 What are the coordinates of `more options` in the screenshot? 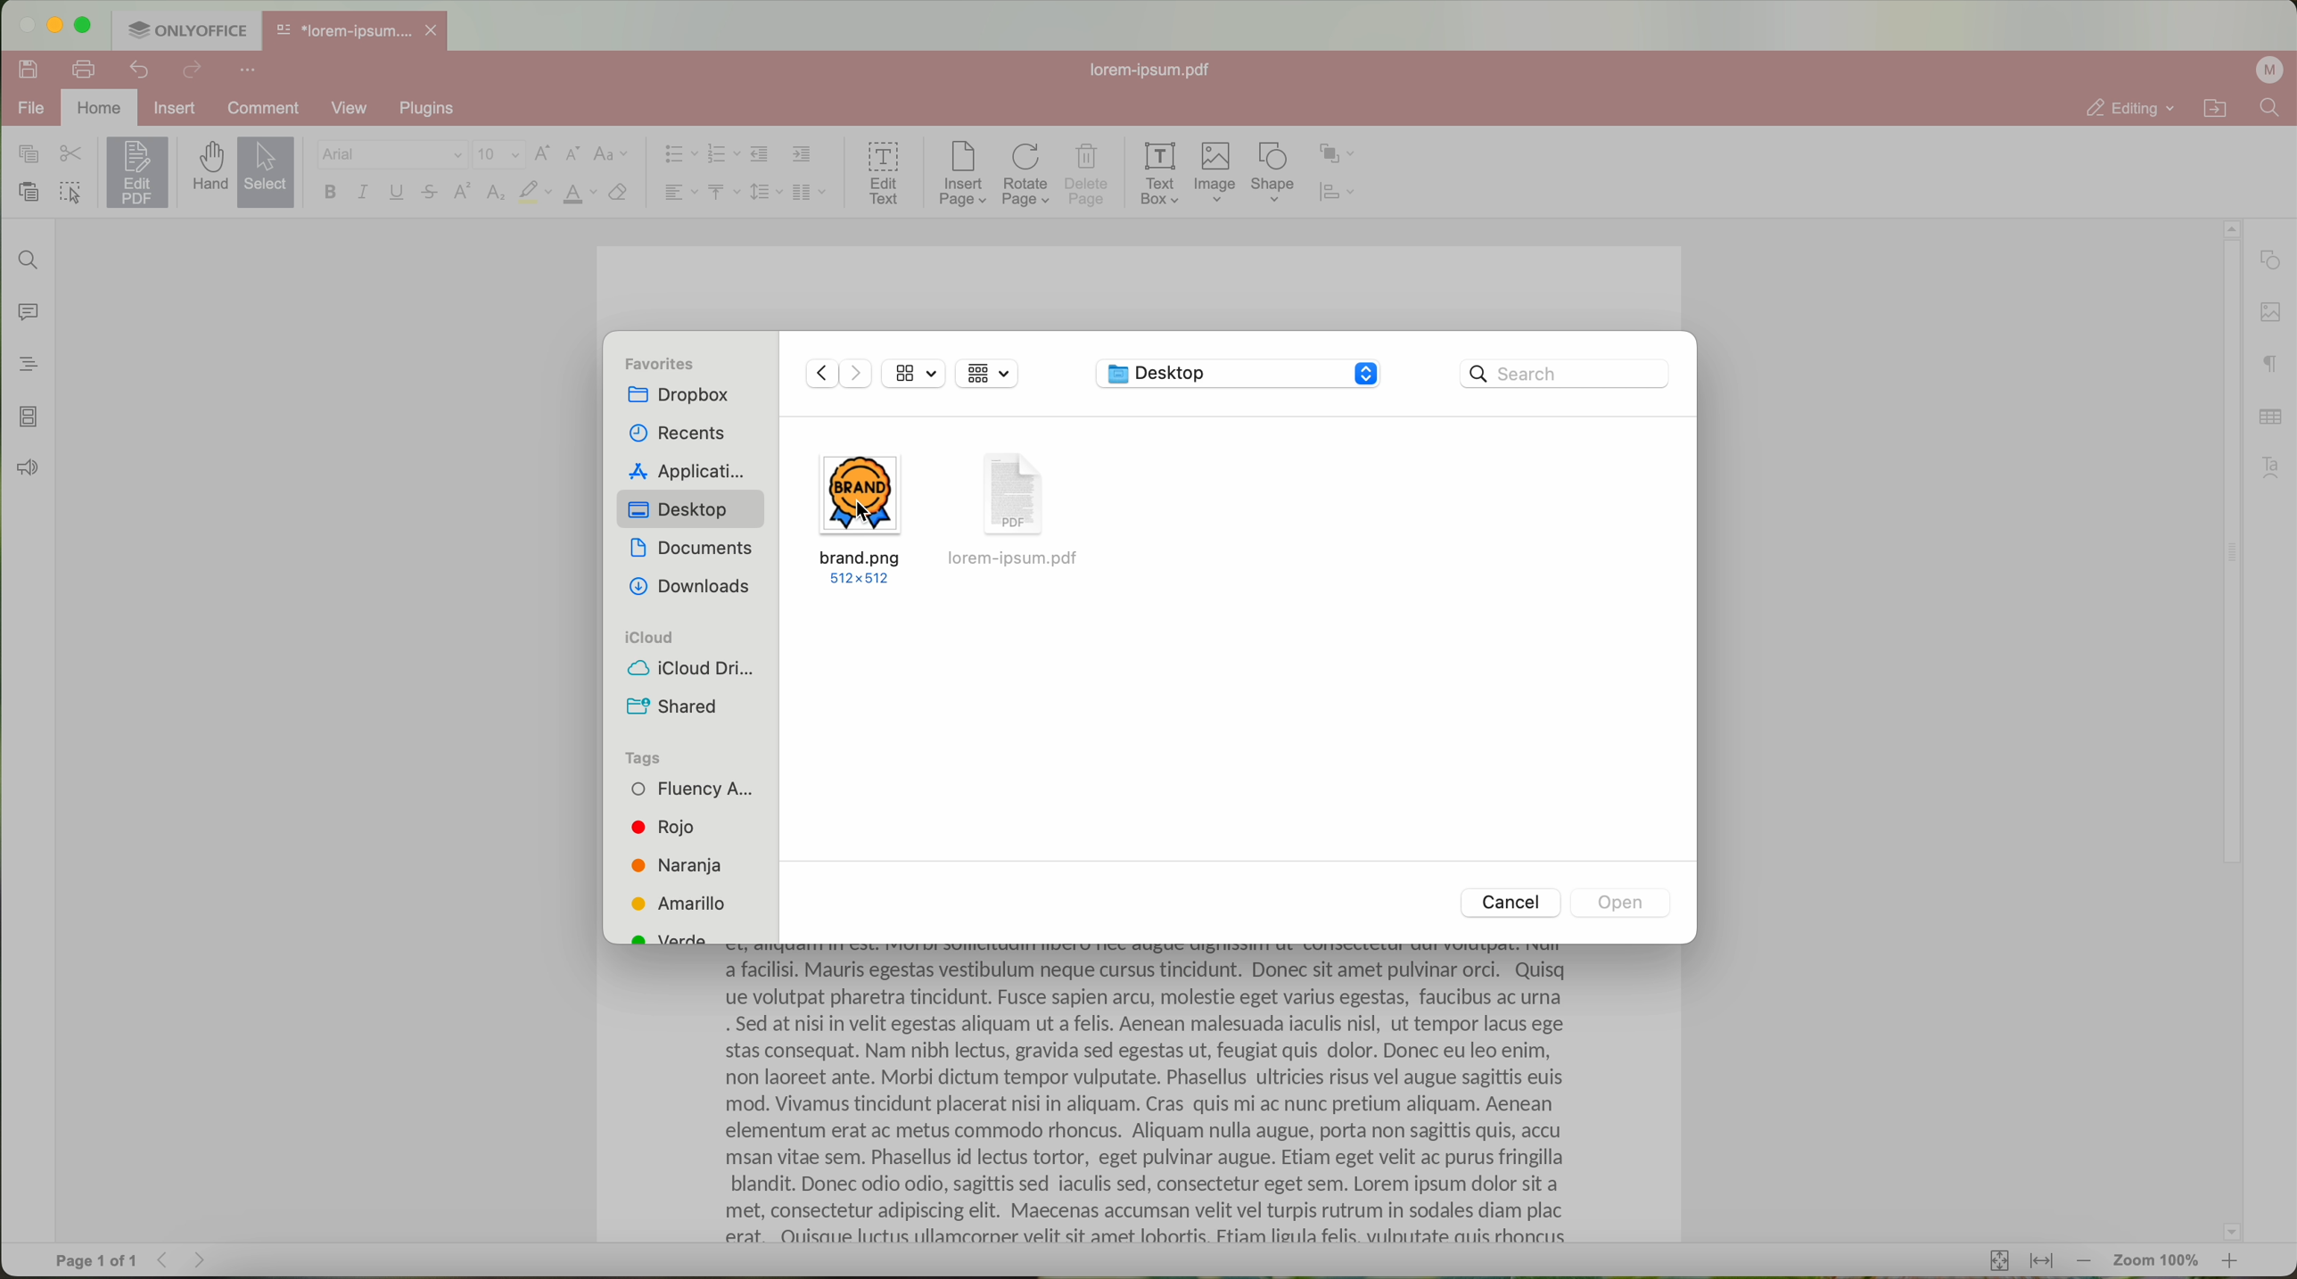 It's located at (251, 68).